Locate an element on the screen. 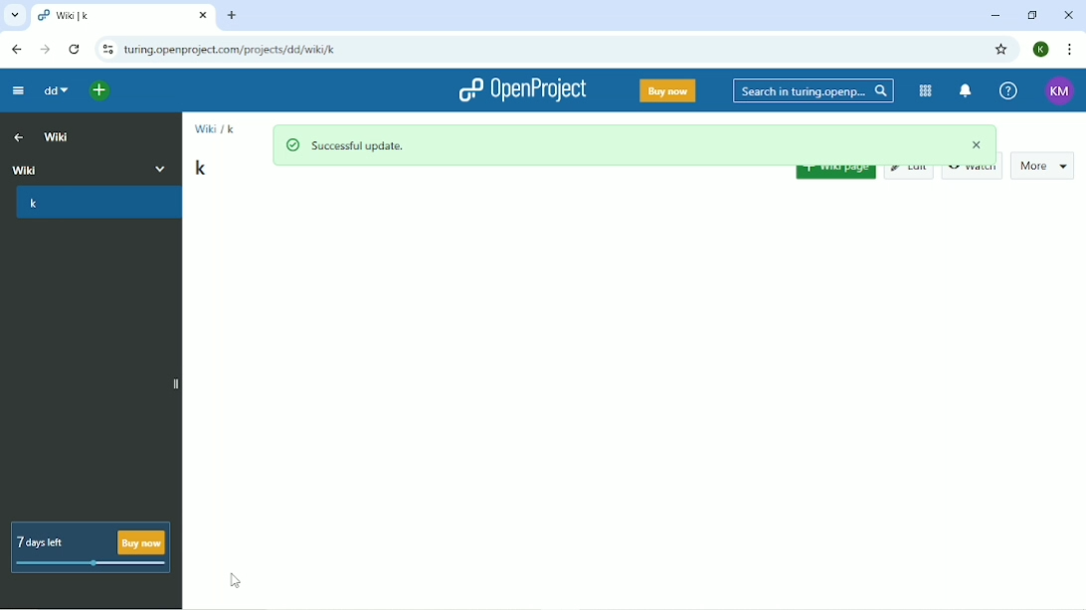 This screenshot has height=610, width=1086. Bookmark this tab is located at coordinates (1003, 50).